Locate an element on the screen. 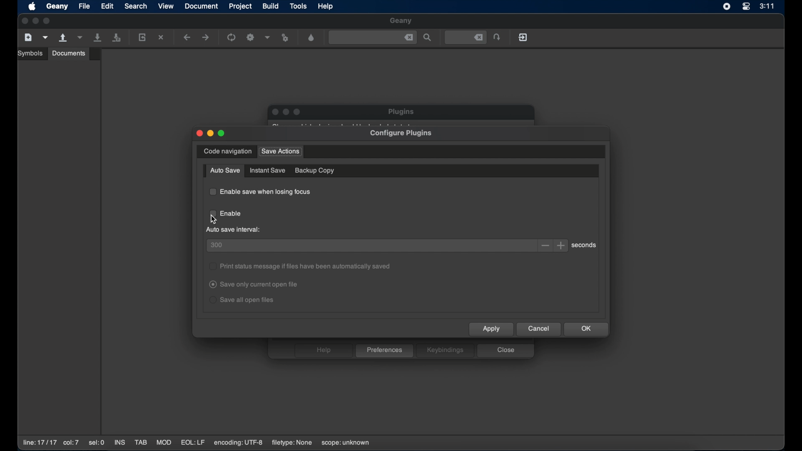  EQL:LF is located at coordinates (193, 443).